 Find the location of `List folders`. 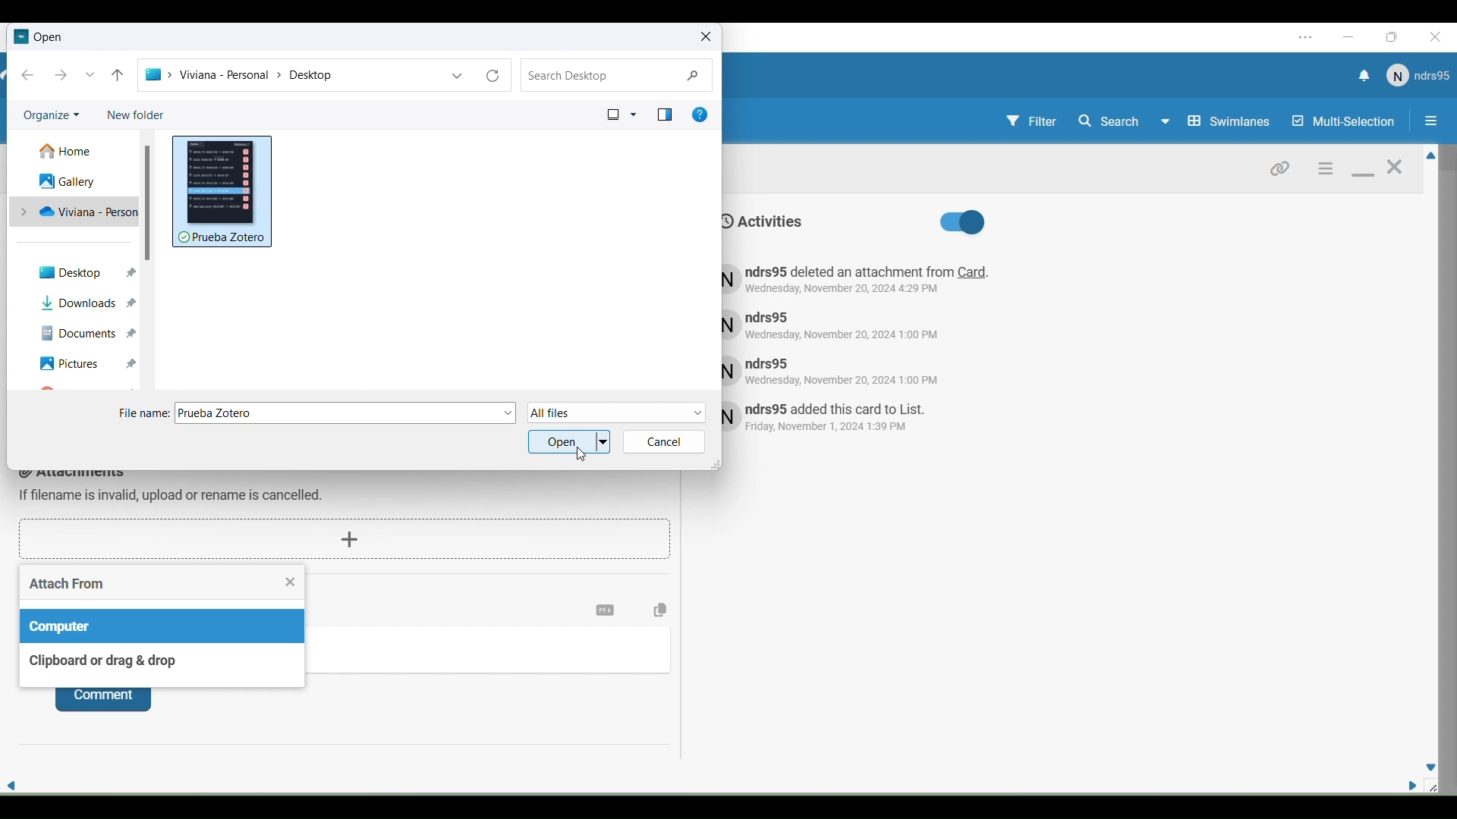

List folders is located at coordinates (90, 74).